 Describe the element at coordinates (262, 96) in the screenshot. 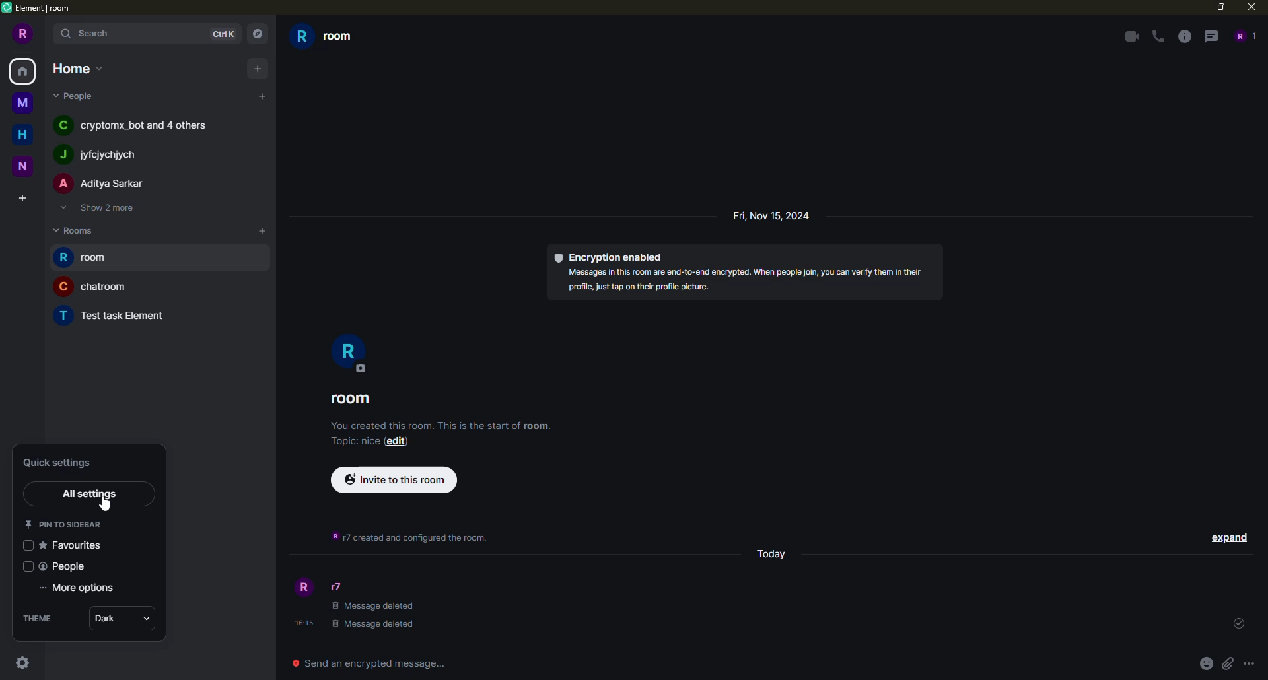

I see `add` at that location.